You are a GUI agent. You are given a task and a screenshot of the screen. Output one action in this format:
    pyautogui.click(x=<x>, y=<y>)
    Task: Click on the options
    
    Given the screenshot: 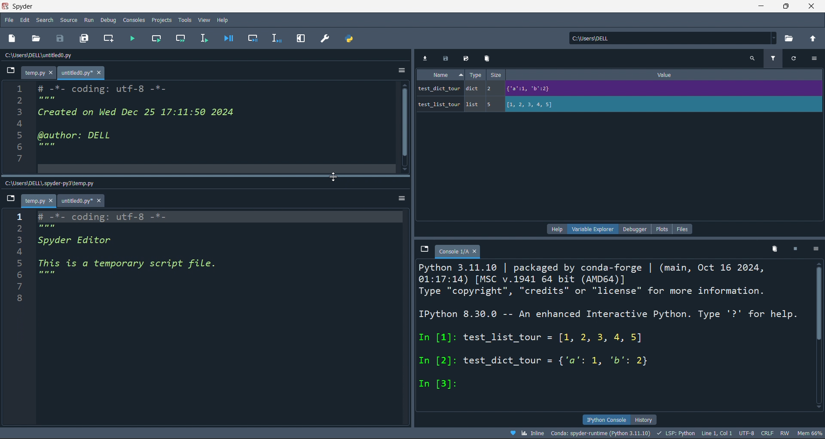 What is the action you would take?
    pyautogui.click(x=816, y=59)
    